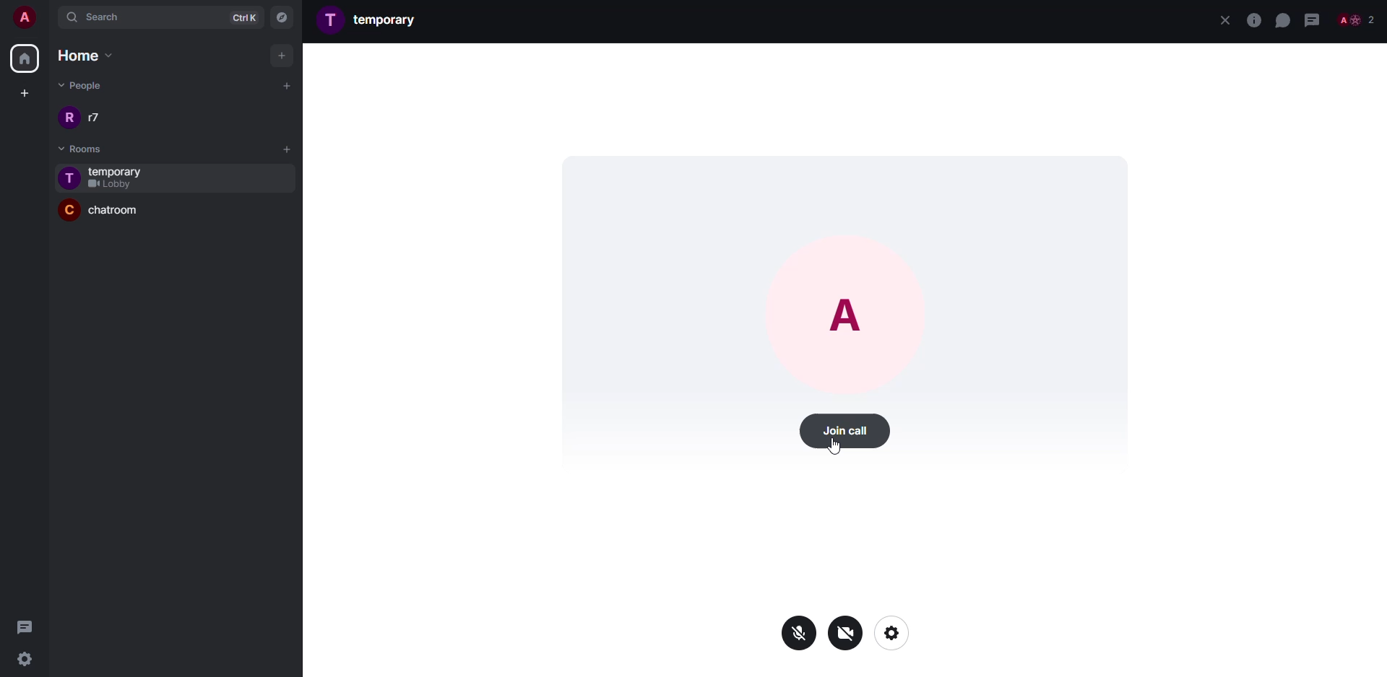 This screenshot has height=677, width=1387. I want to click on home, so click(24, 59).